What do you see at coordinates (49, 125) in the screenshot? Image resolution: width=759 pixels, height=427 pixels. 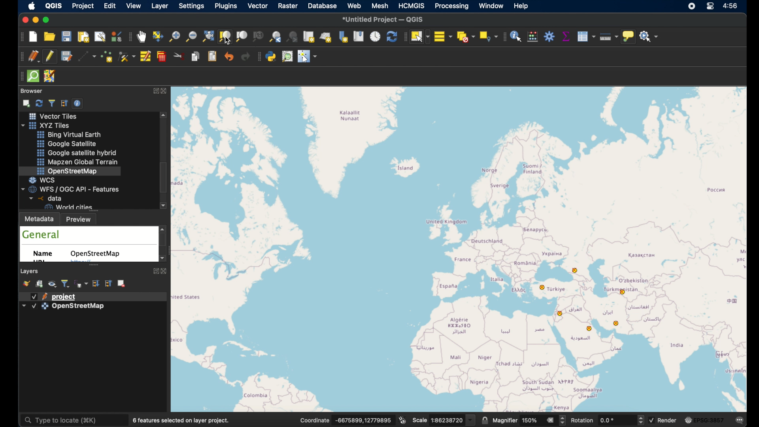 I see `xyzzy tiles` at bounding box center [49, 125].